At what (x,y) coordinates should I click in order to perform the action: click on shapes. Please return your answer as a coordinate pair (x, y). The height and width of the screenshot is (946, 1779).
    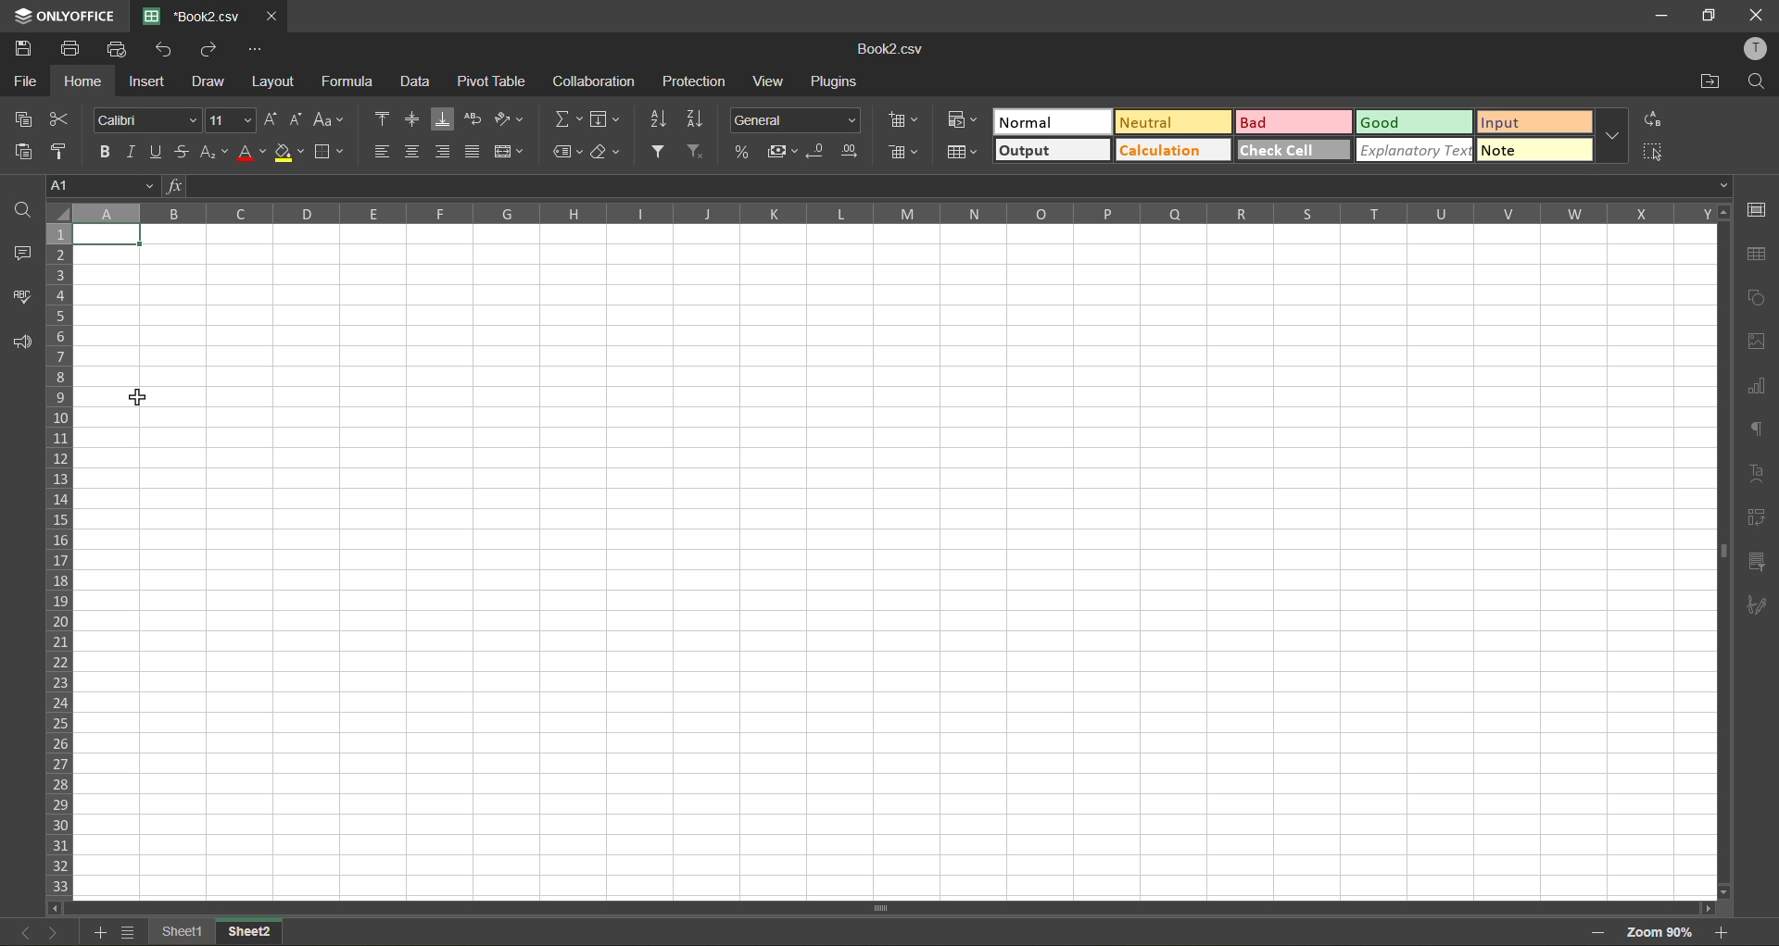
    Looking at the image, I should click on (1759, 299).